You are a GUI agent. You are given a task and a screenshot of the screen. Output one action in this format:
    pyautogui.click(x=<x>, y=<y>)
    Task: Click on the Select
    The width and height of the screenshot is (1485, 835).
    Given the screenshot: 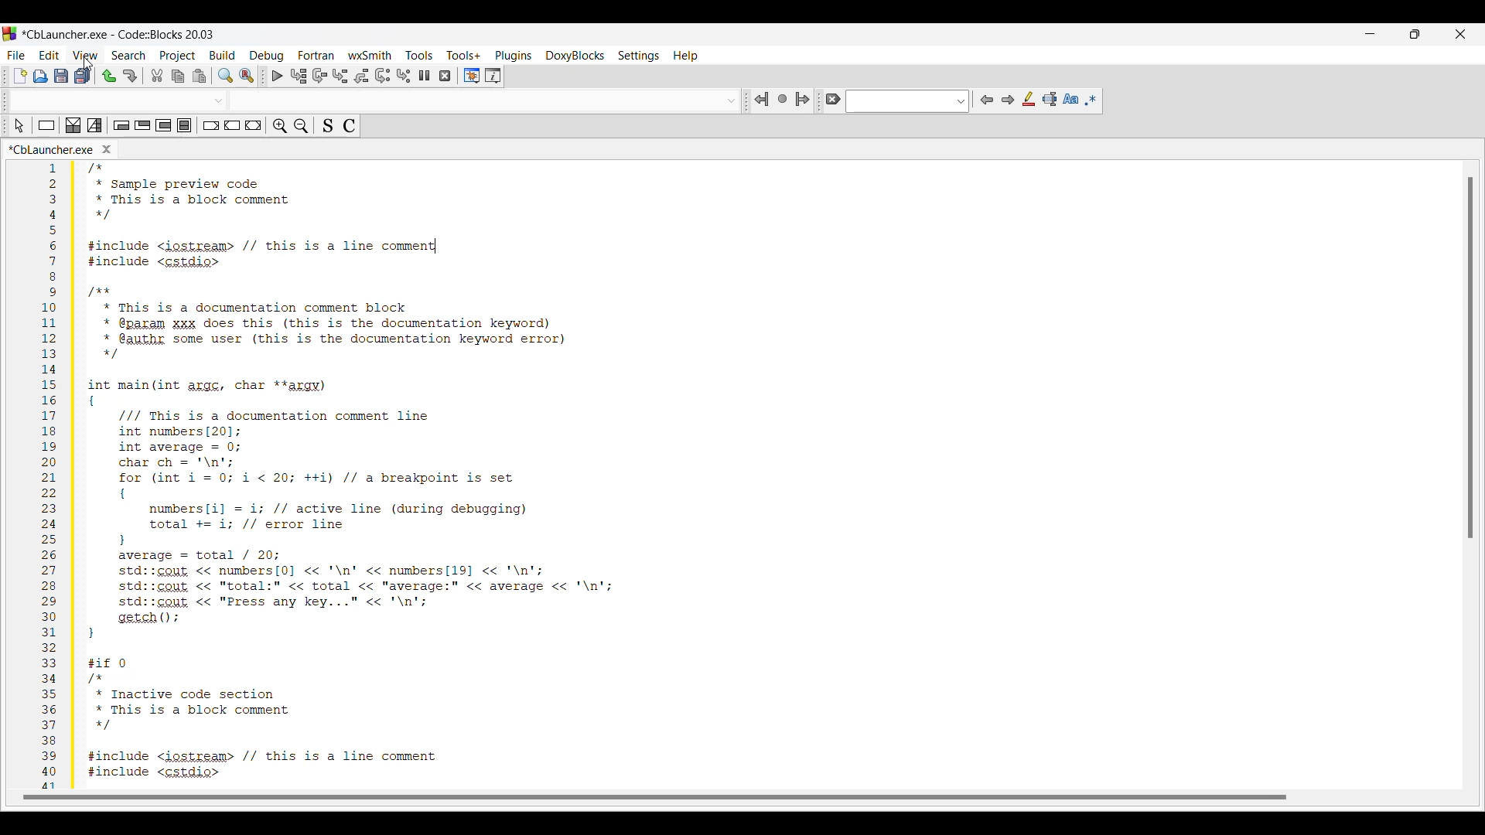 What is the action you would take?
    pyautogui.click(x=19, y=125)
    